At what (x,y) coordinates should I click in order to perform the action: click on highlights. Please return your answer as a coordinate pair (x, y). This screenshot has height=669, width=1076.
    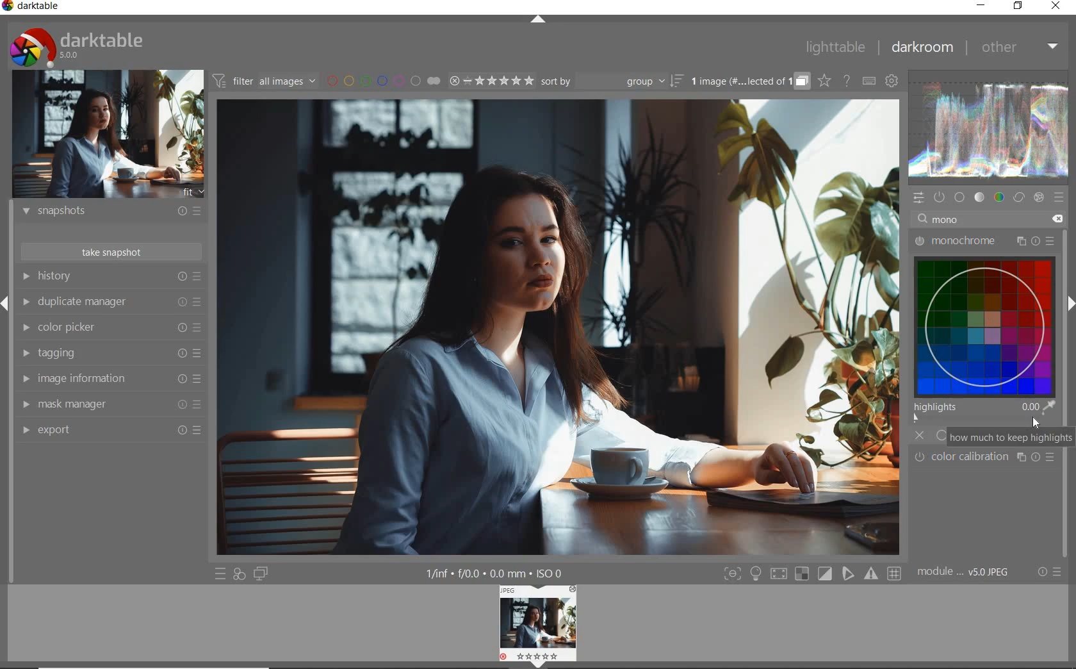
    Looking at the image, I should click on (970, 413).